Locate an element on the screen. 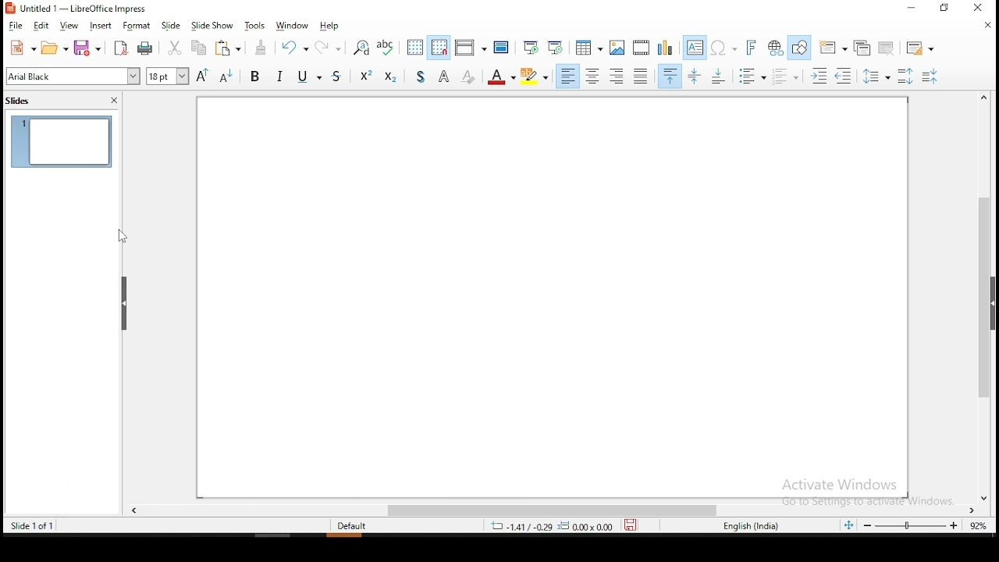 The width and height of the screenshot is (999, 562). charts is located at coordinates (665, 48).